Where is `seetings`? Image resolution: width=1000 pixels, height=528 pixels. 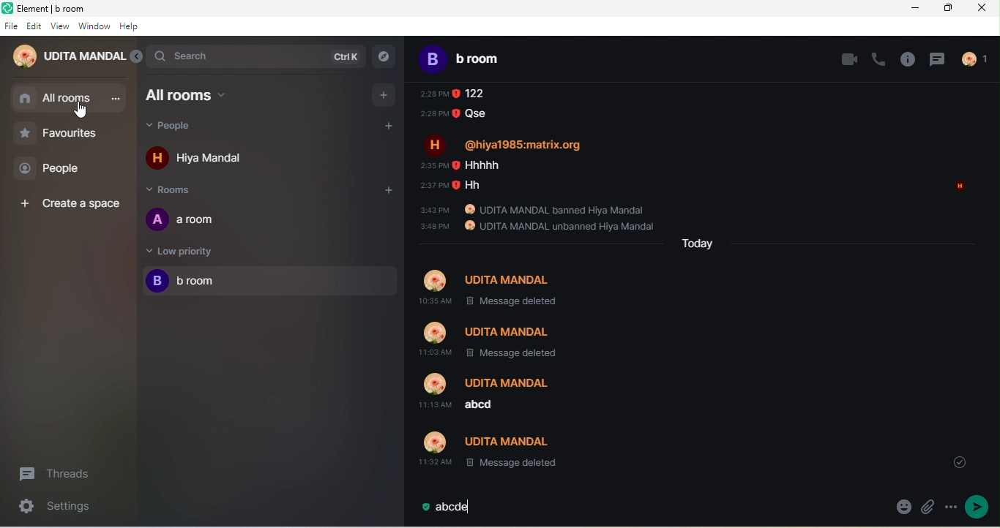
seetings is located at coordinates (64, 508).